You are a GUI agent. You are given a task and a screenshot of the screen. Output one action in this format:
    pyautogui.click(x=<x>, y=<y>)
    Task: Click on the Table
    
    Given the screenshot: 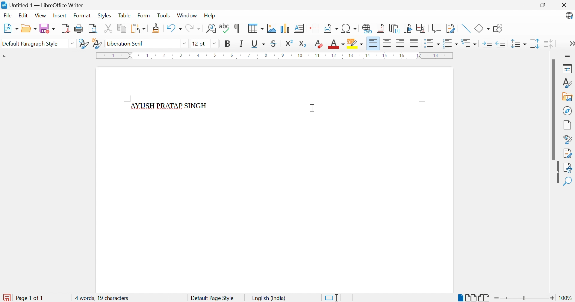 What is the action you would take?
    pyautogui.click(x=125, y=16)
    